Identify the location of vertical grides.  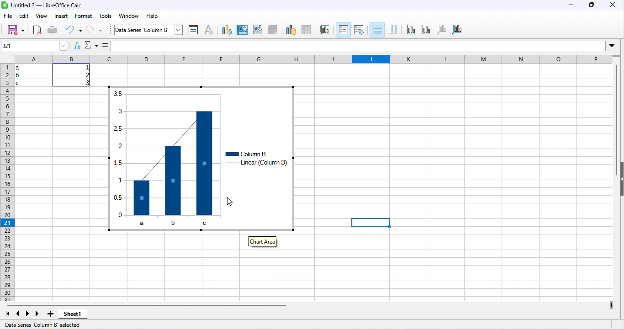
(393, 30).